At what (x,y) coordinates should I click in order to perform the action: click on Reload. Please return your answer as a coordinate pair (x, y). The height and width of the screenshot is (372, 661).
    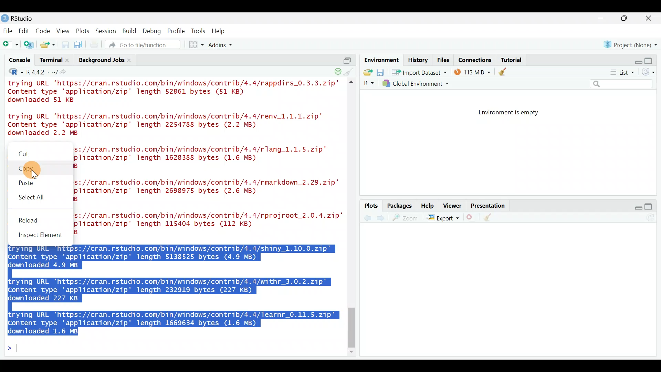
    Looking at the image, I should click on (36, 219).